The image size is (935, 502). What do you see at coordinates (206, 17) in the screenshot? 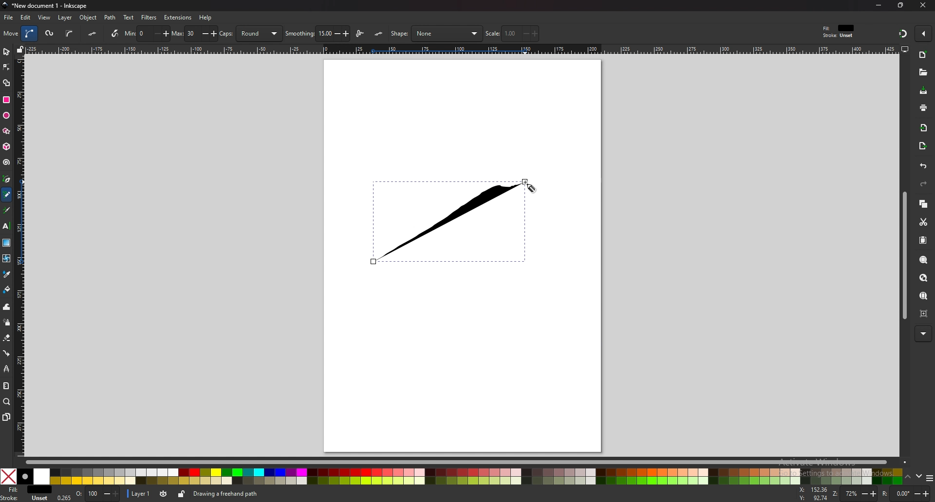
I see `help` at bounding box center [206, 17].